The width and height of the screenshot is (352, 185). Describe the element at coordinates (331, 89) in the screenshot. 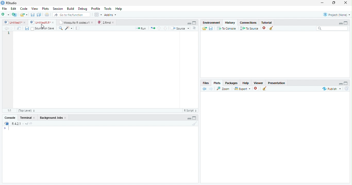

I see `Publish` at that location.